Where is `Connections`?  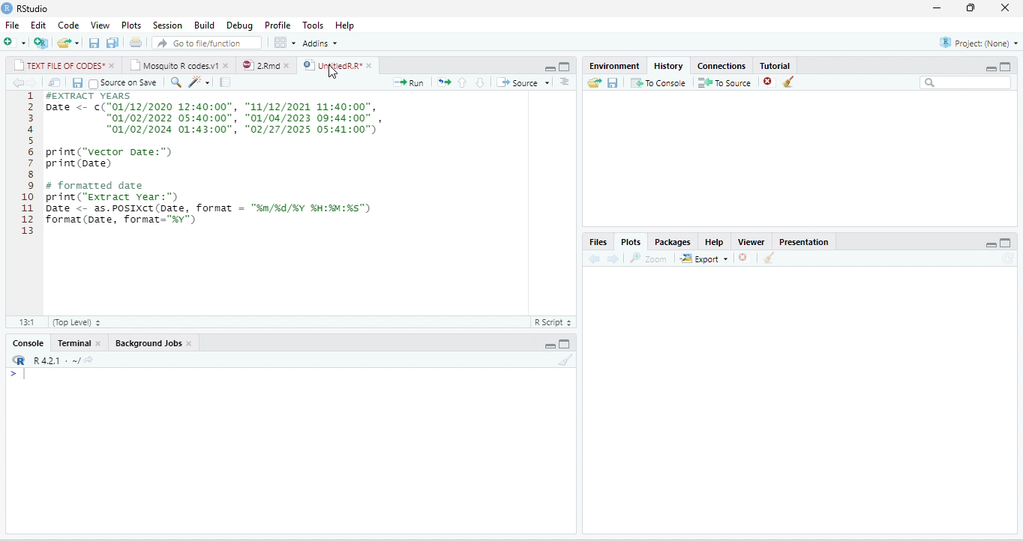 Connections is located at coordinates (722, 67).